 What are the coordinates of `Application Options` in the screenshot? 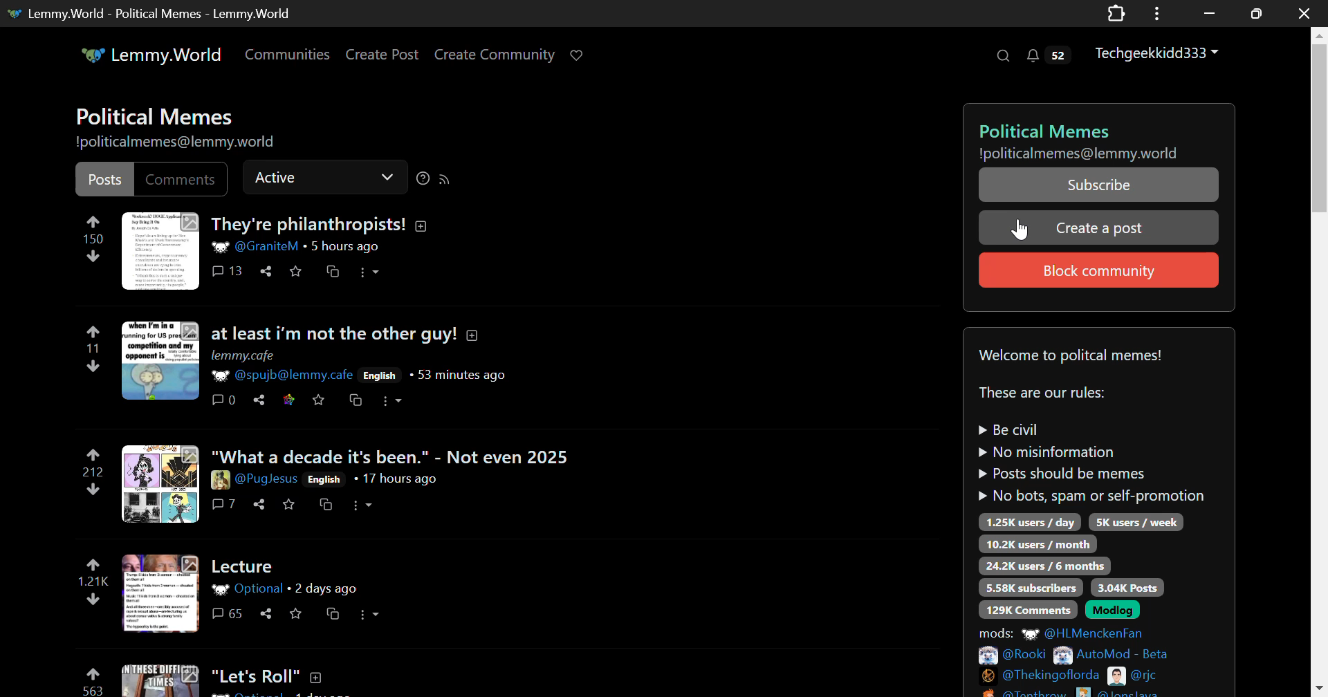 It's located at (1156, 12).